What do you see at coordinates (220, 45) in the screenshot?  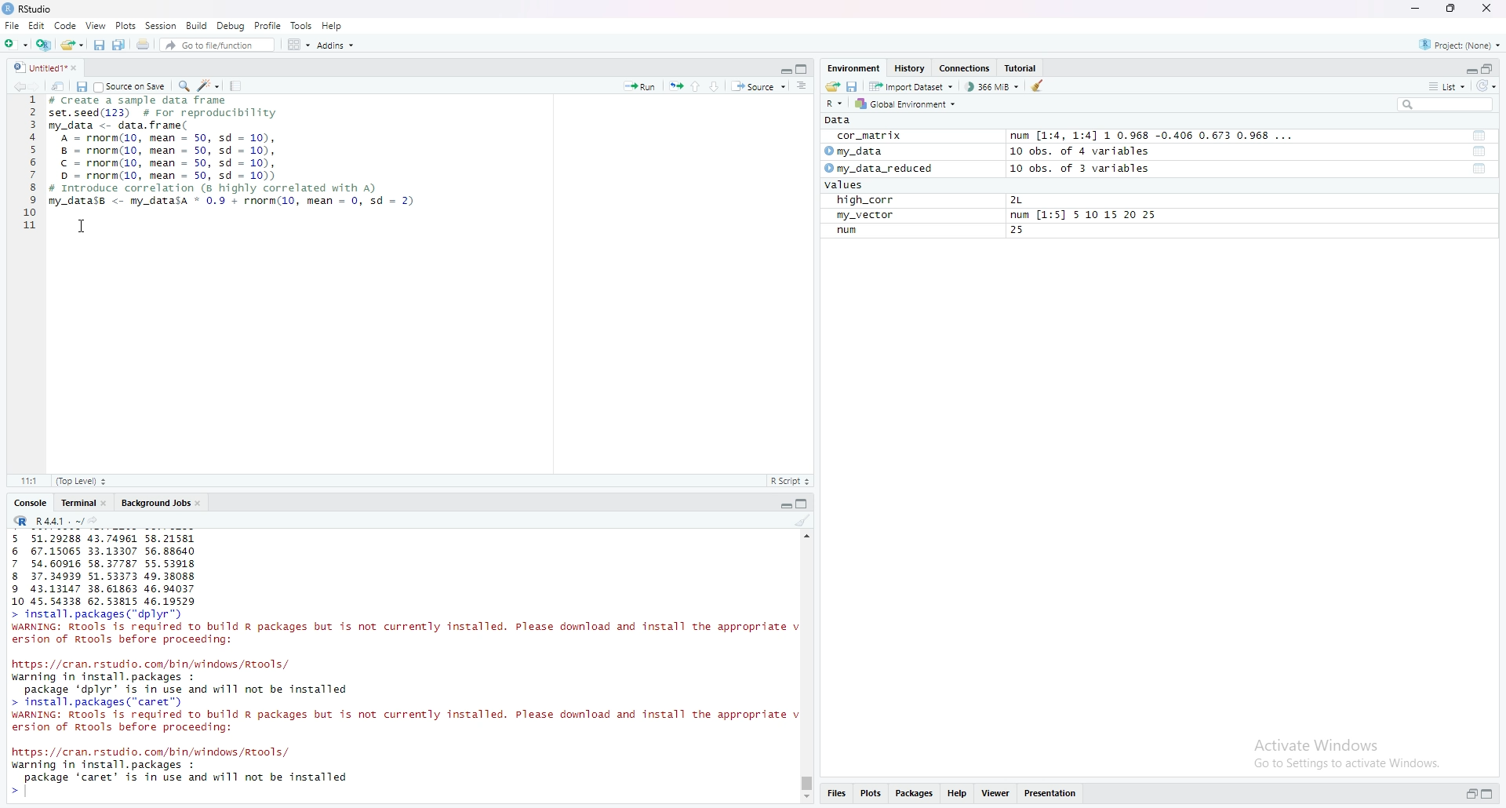 I see `Go to file/function ` at bounding box center [220, 45].